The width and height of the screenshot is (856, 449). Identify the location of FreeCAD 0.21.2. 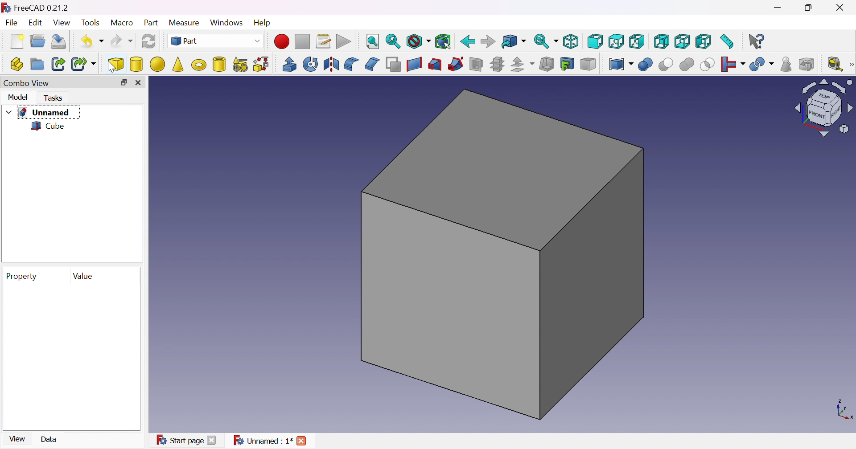
(35, 6).